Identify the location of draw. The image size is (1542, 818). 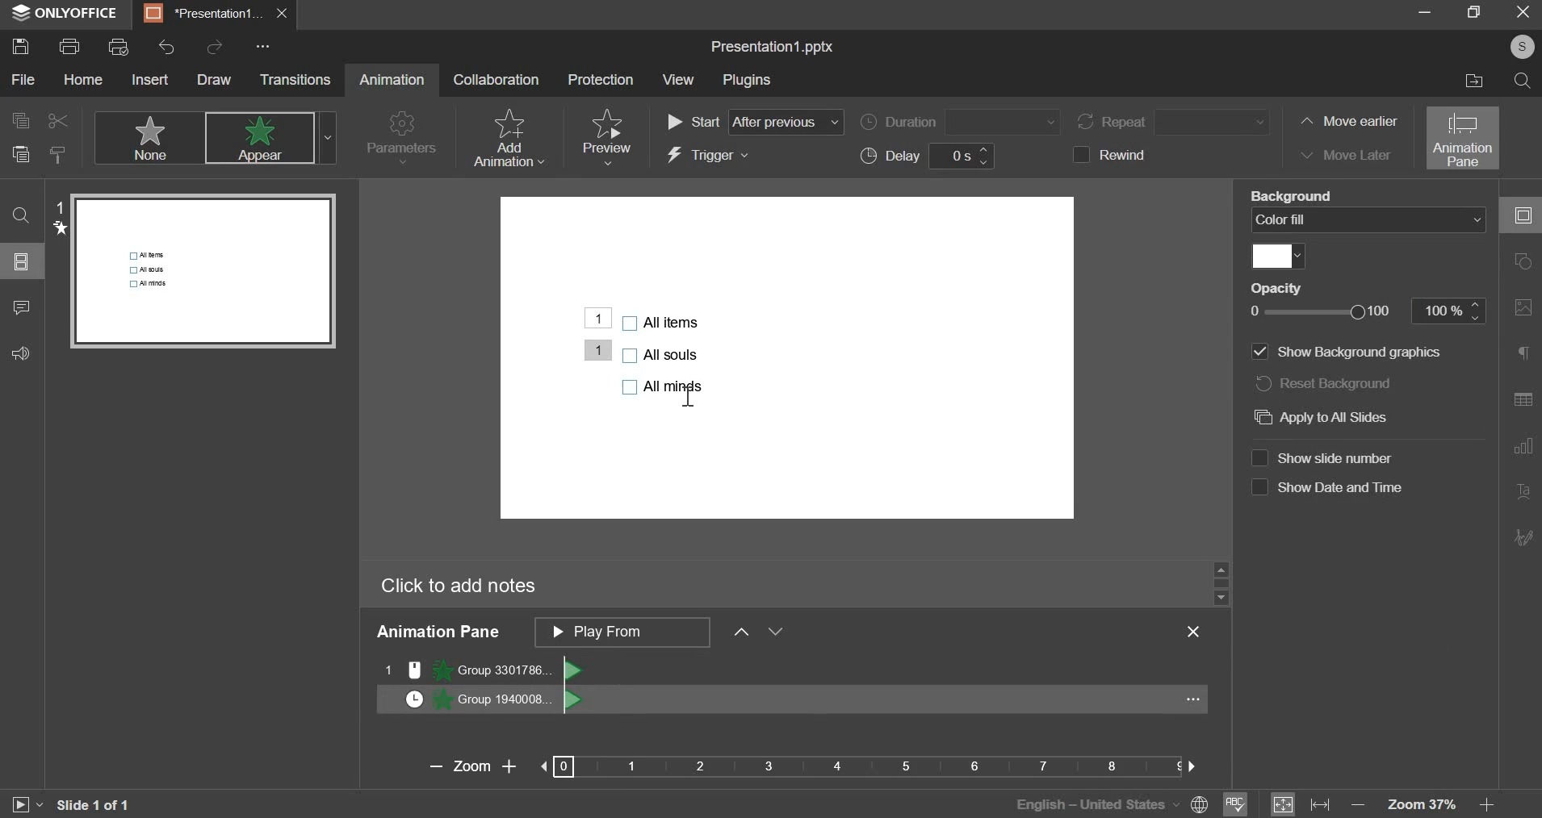
(214, 80).